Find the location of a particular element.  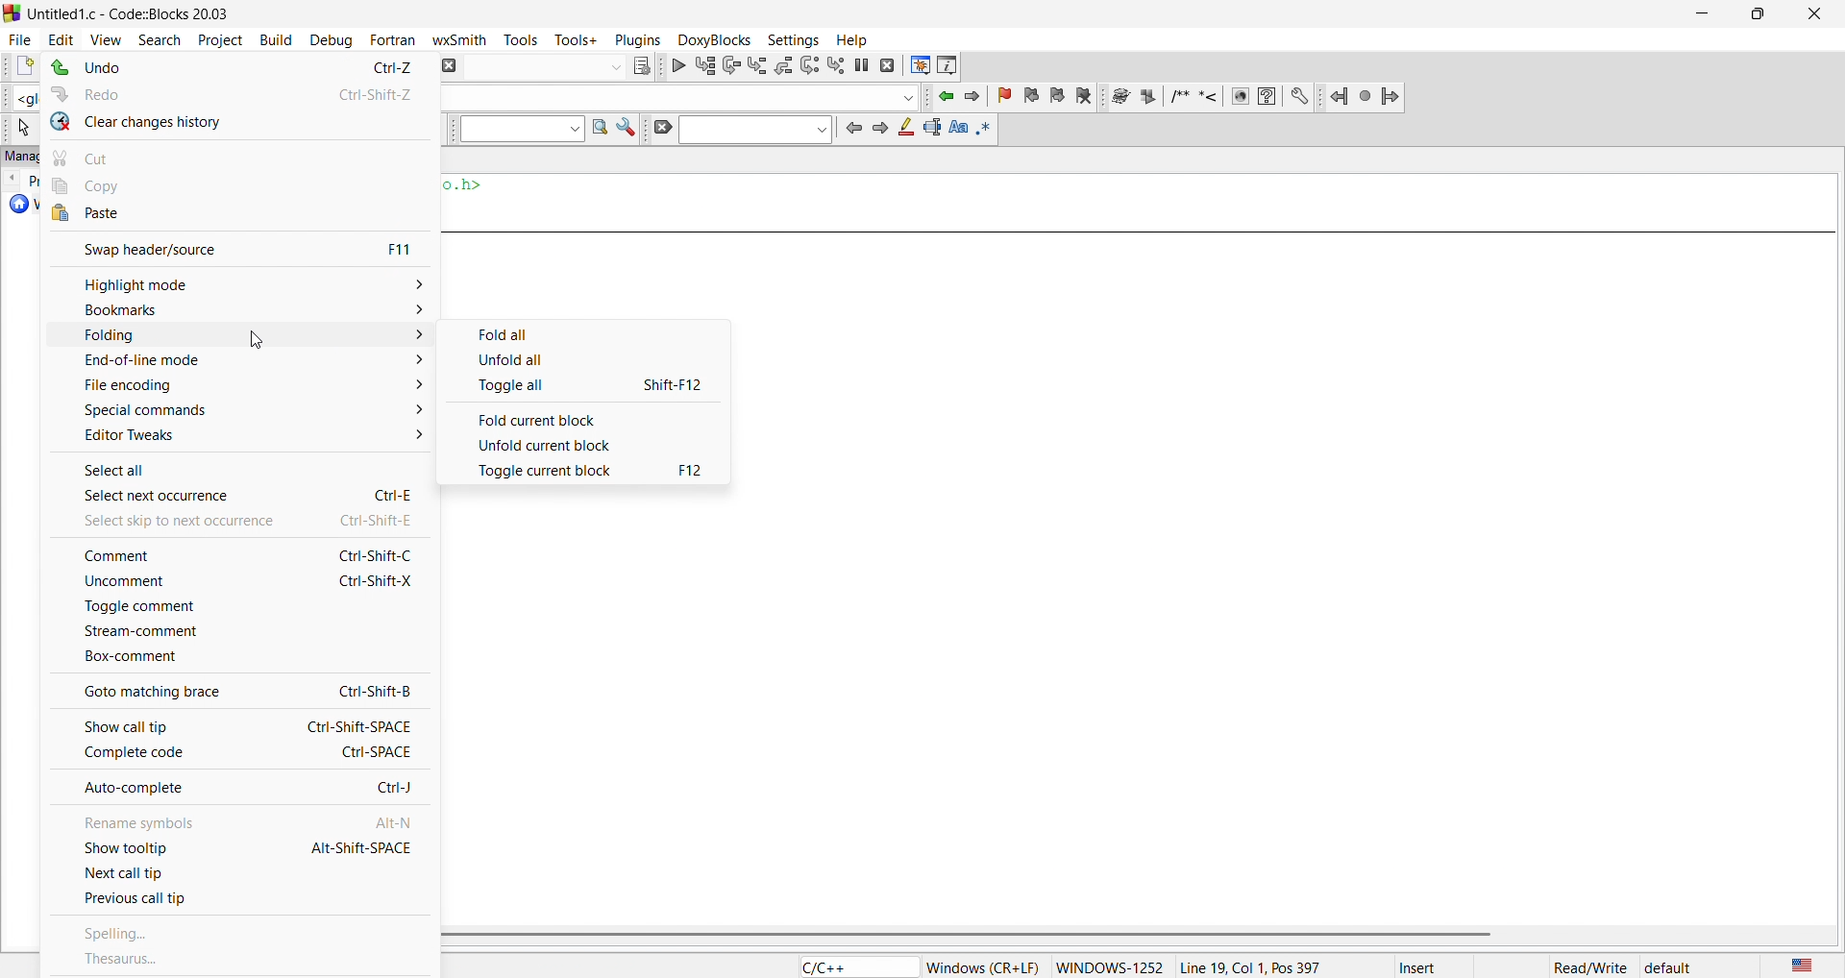

complete code is located at coordinates (239, 753).